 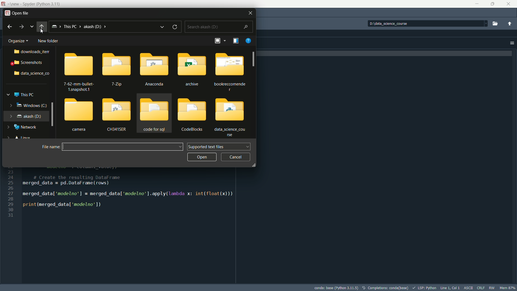 I want to click on refresh, so click(x=176, y=27).